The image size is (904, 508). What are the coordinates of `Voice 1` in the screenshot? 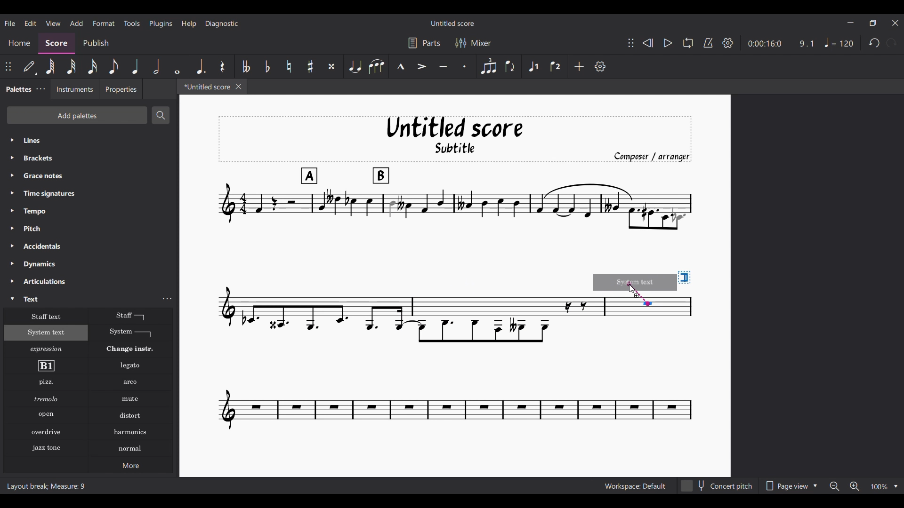 It's located at (533, 66).